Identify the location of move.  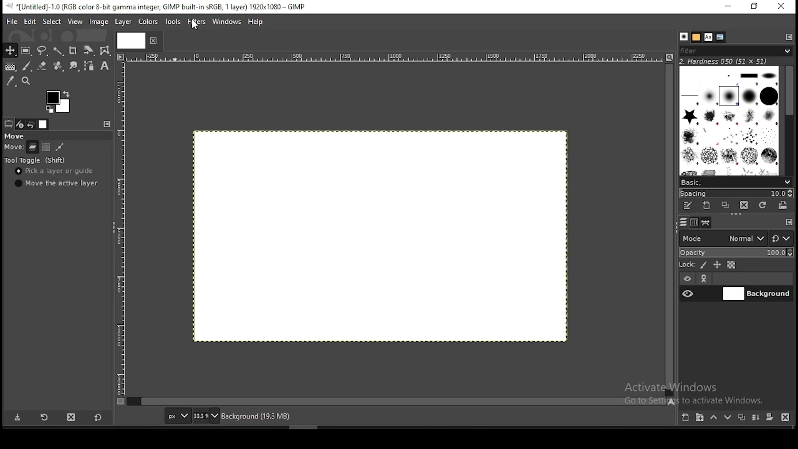
(12, 148).